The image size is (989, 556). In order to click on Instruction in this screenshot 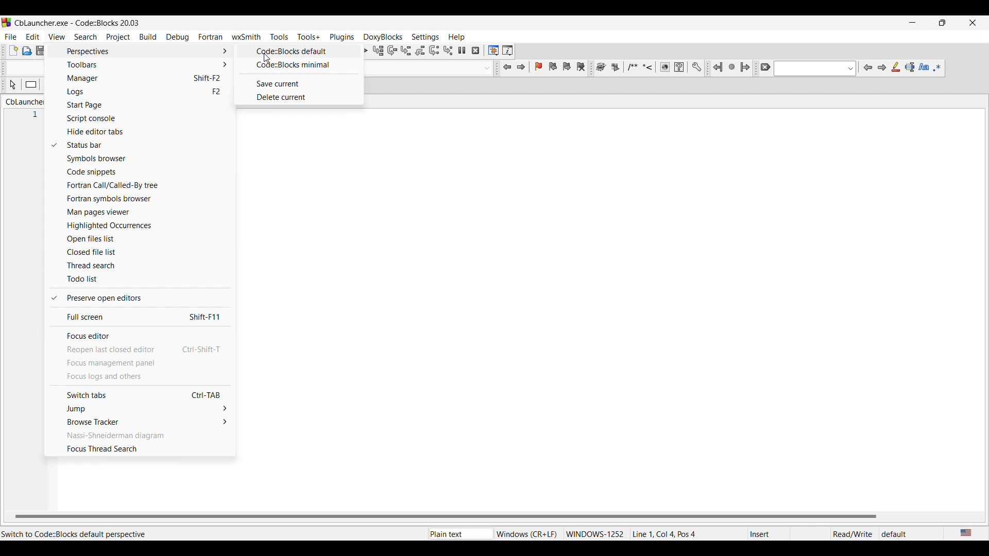, I will do `click(31, 84)`.